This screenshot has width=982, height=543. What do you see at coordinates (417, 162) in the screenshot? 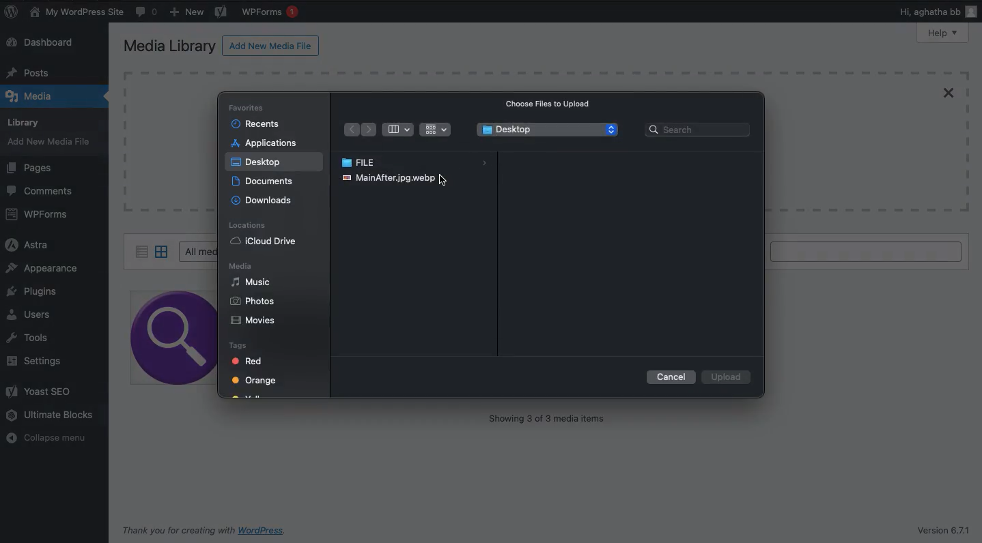
I see `File` at bounding box center [417, 162].